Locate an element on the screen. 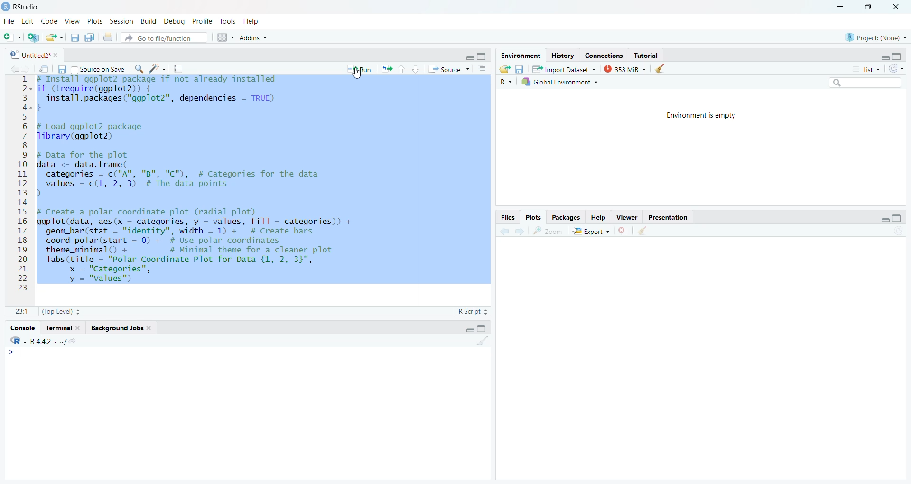 The width and height of the screenshot is (911, 484). save all open documents is located at coordinates (89, 37).